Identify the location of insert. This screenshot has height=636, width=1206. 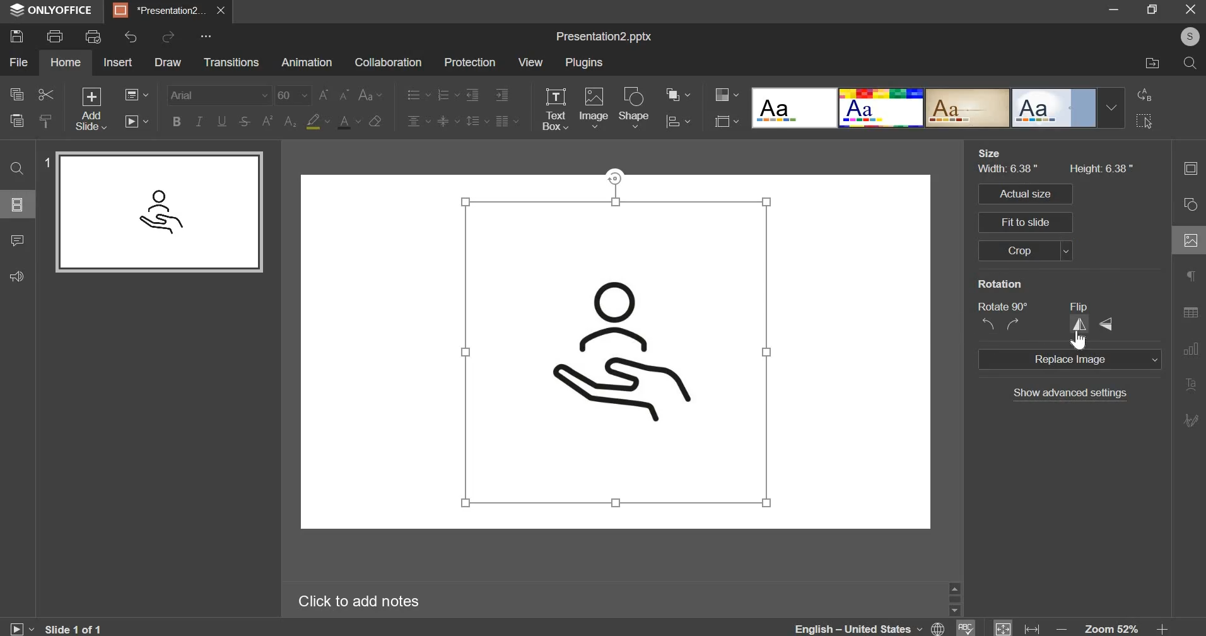
(119, 62).